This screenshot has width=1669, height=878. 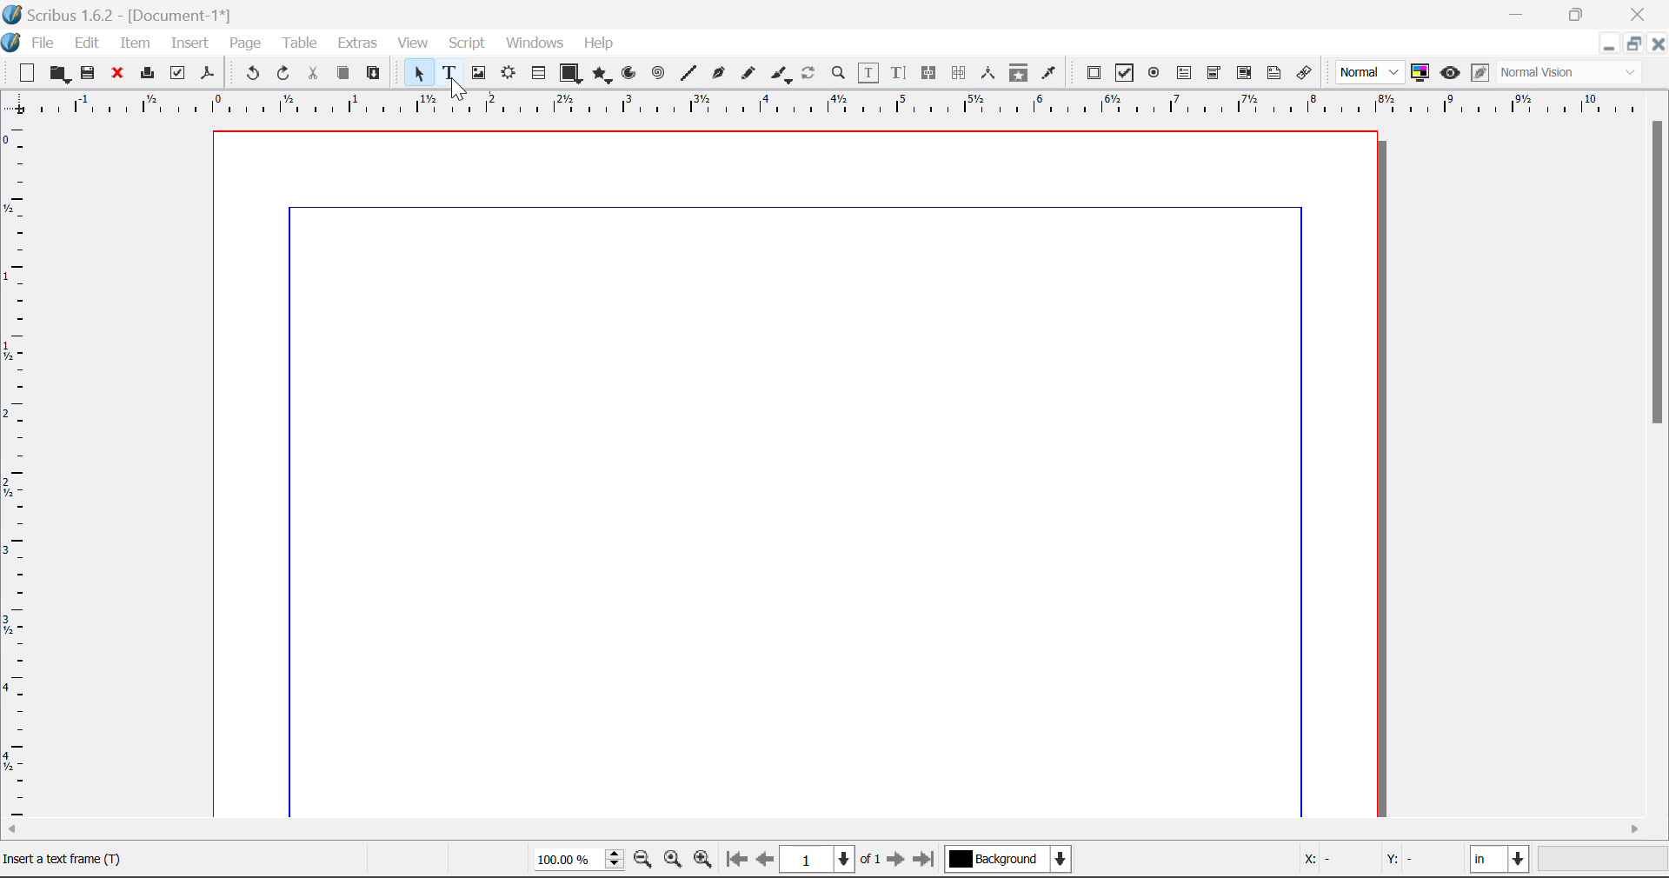 What do you see at coordinates (579, 861) in the screenshot?
I see `Zoom 100%` at bounding box center [579, 861].